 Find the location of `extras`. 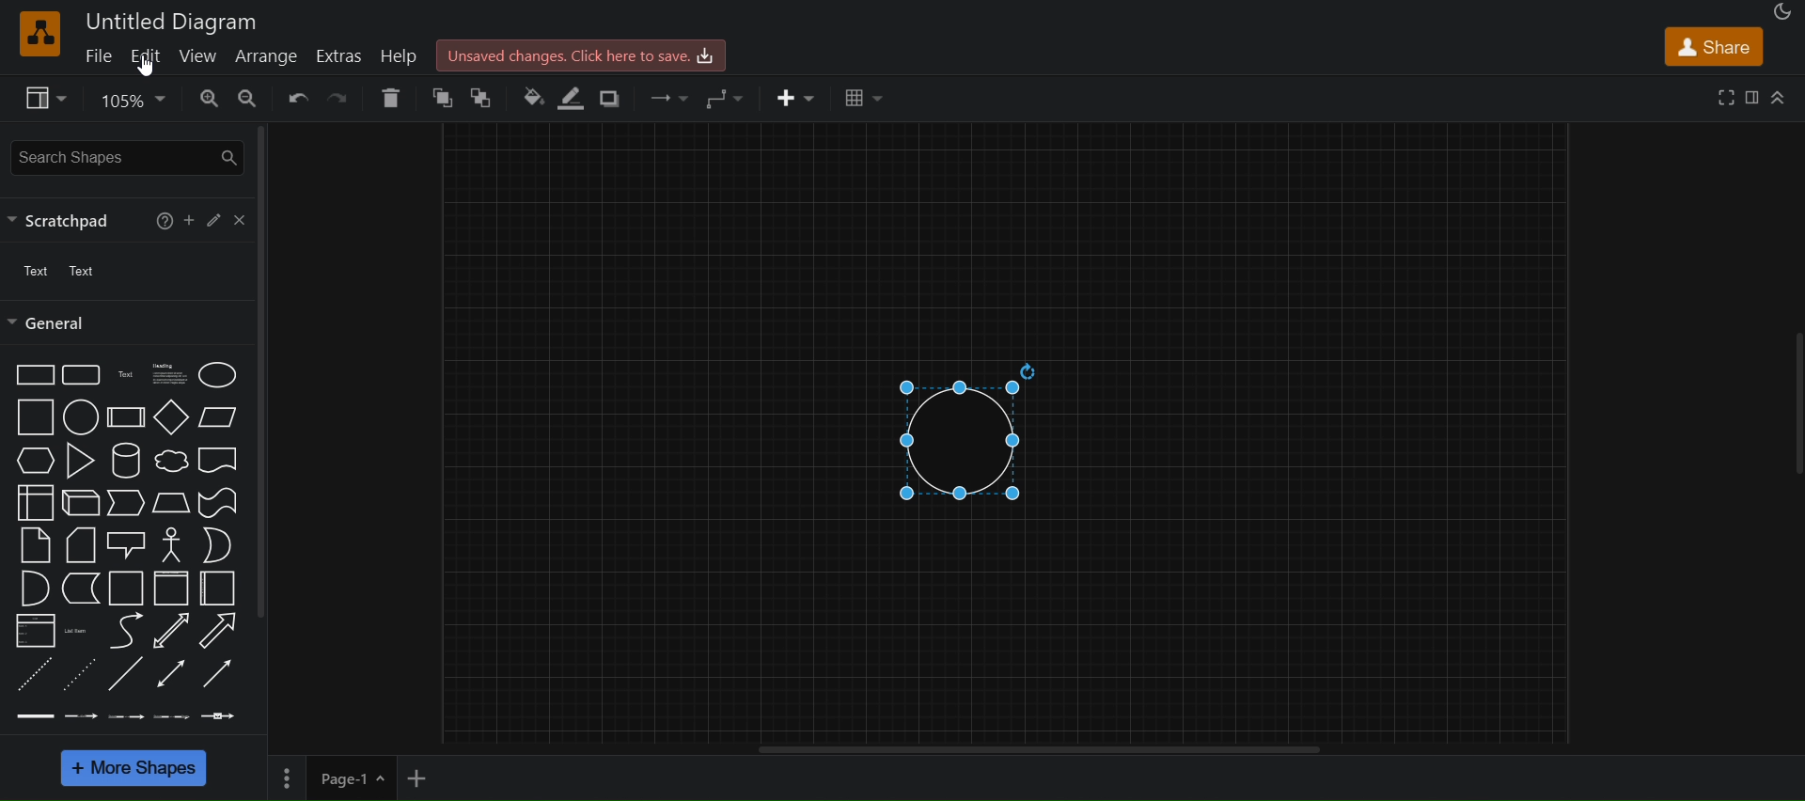

extras is located at coordinates (339, 56).